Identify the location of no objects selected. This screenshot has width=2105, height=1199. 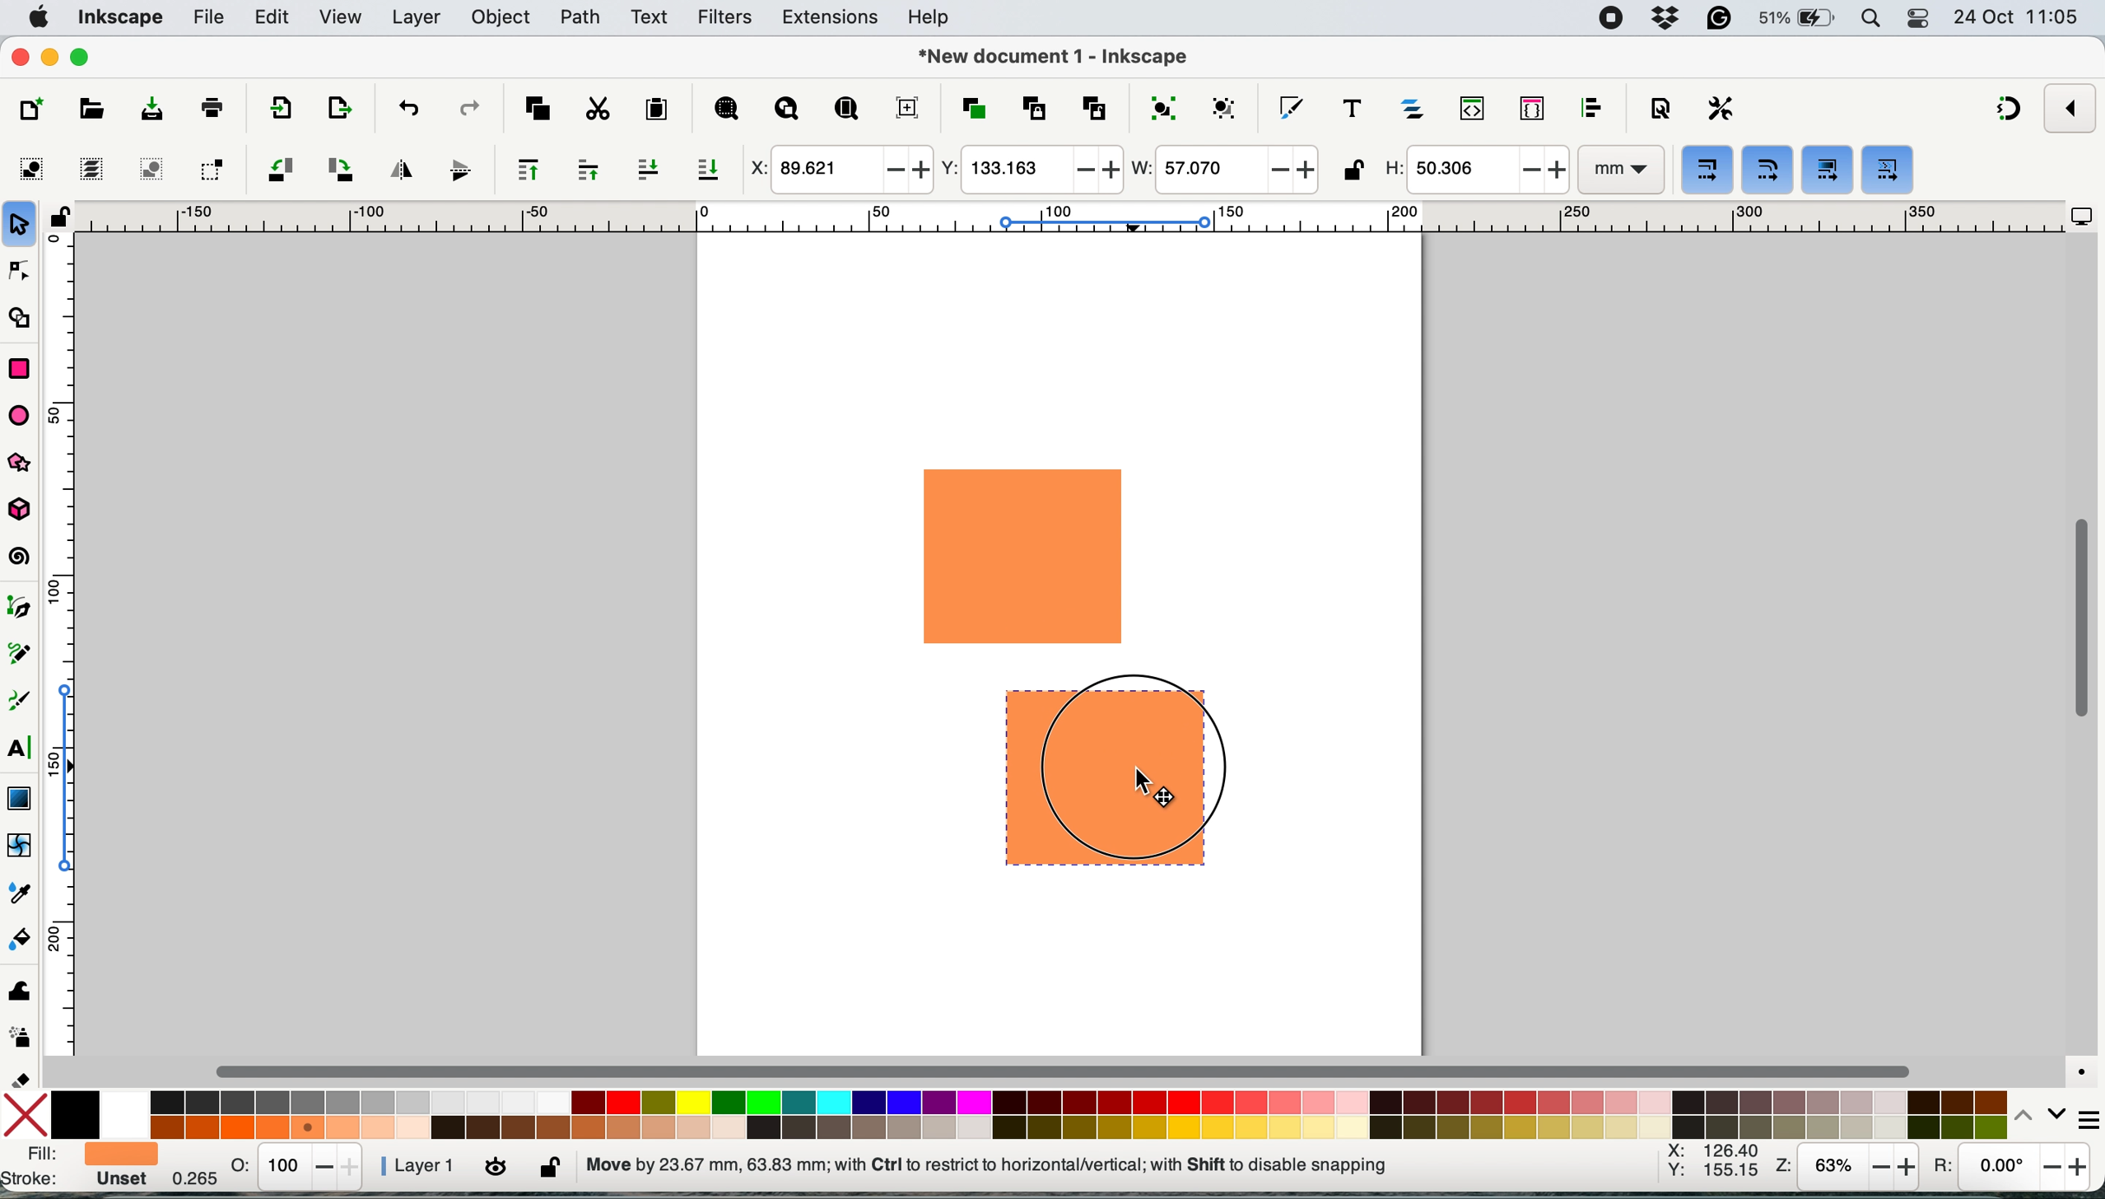
(1018, 1165).